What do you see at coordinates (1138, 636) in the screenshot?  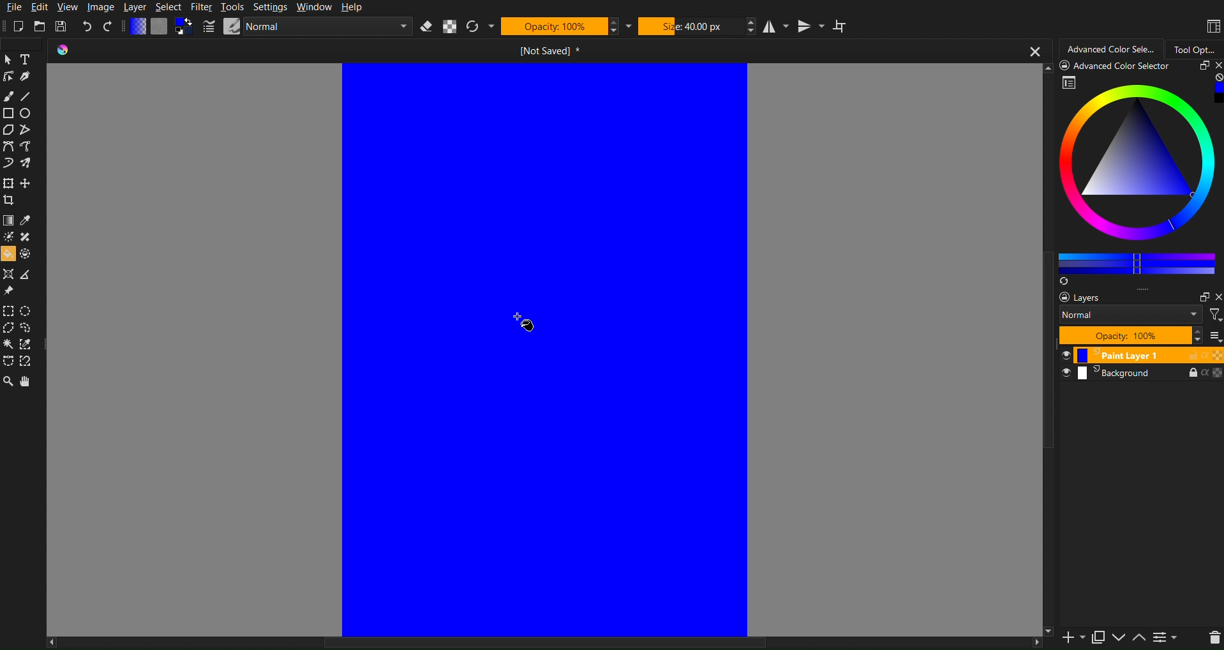 I see `Send Up` at bounding box center [1138, 636].